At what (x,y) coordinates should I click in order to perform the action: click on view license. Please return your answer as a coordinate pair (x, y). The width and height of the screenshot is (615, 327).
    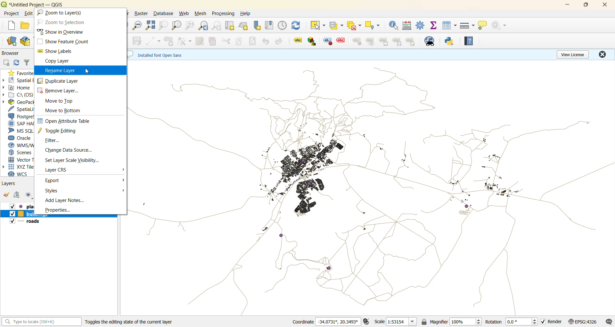
    Looking at the image, I should click on (573, 54).